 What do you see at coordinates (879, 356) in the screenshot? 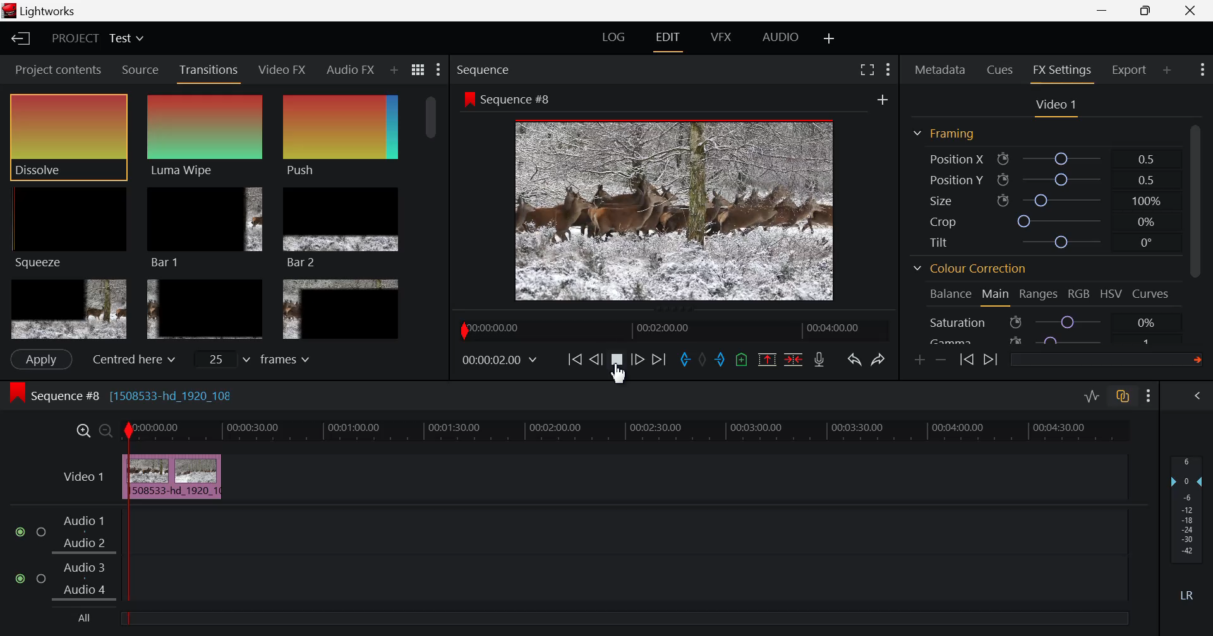
I see `Redo` at bounding box center [879, 356].